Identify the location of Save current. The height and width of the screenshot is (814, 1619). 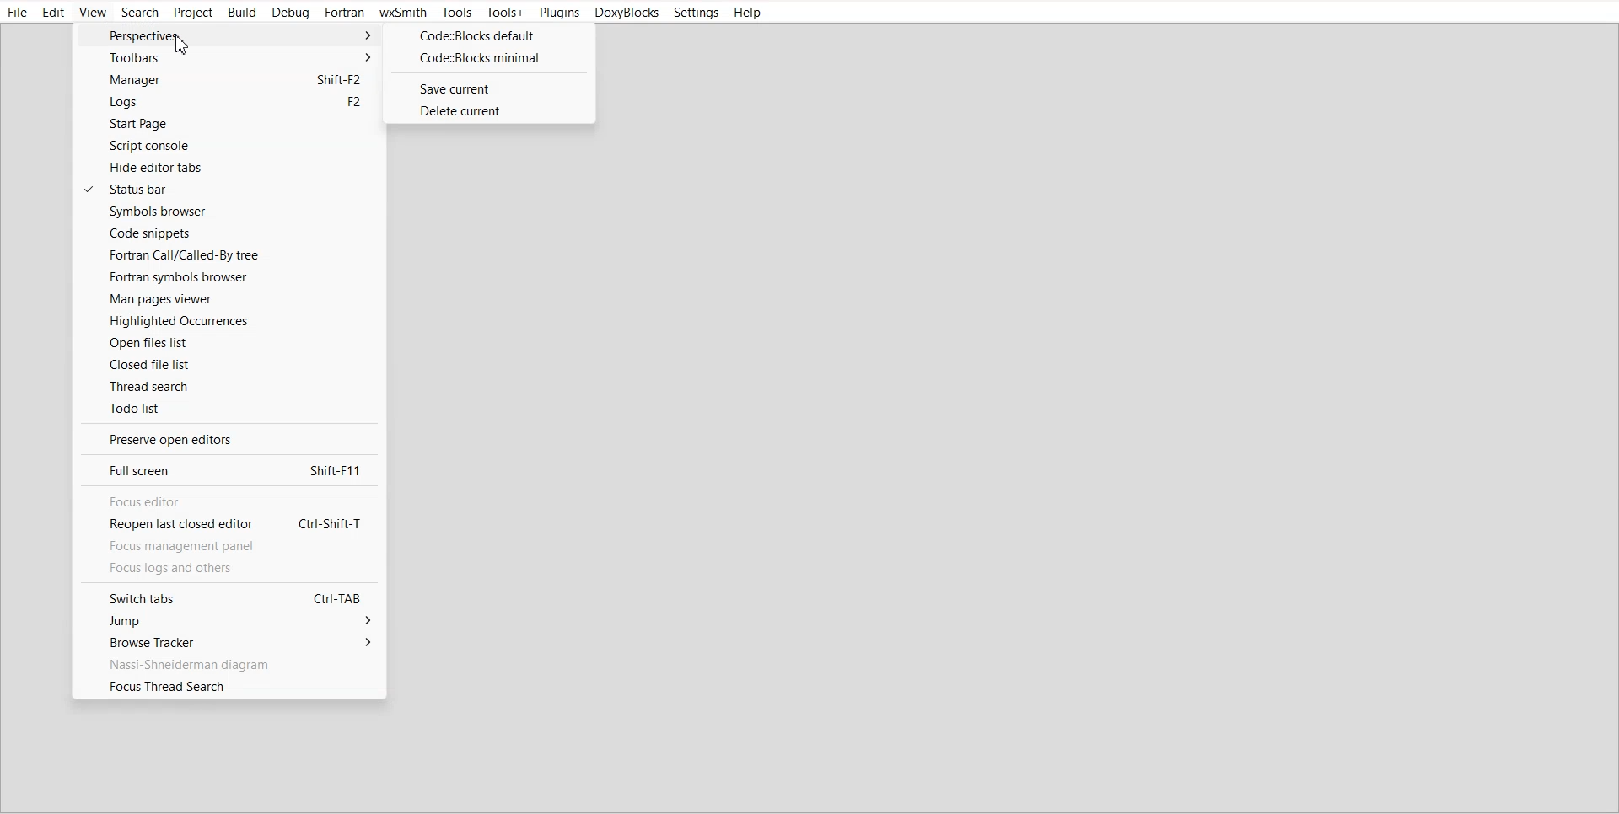
(488, 88).